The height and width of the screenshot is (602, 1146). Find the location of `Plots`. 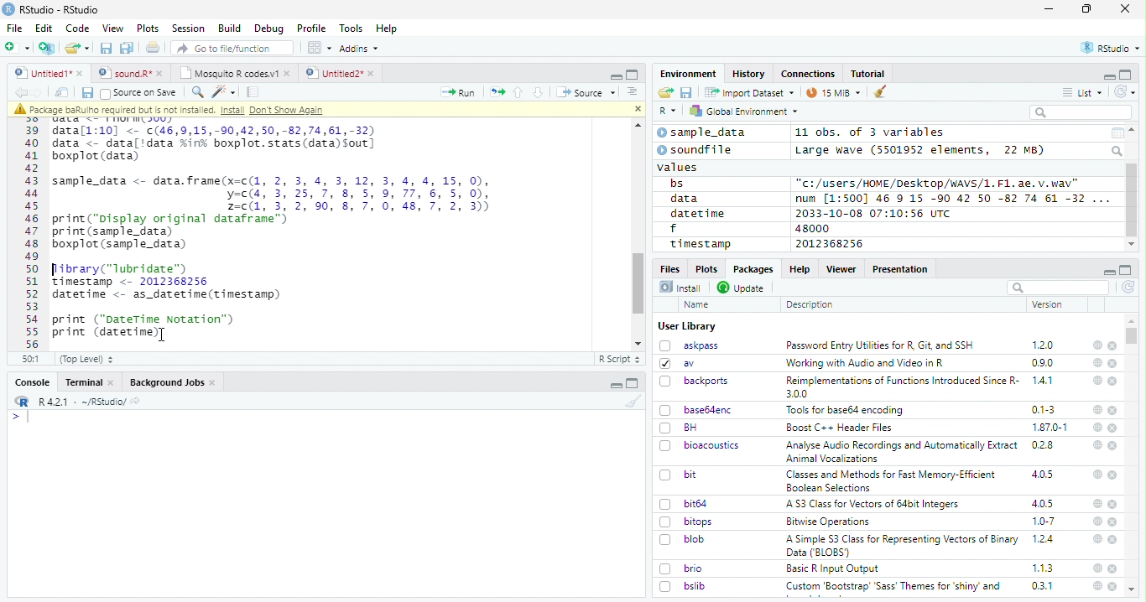

Plots is located at coordinates (148, 29).